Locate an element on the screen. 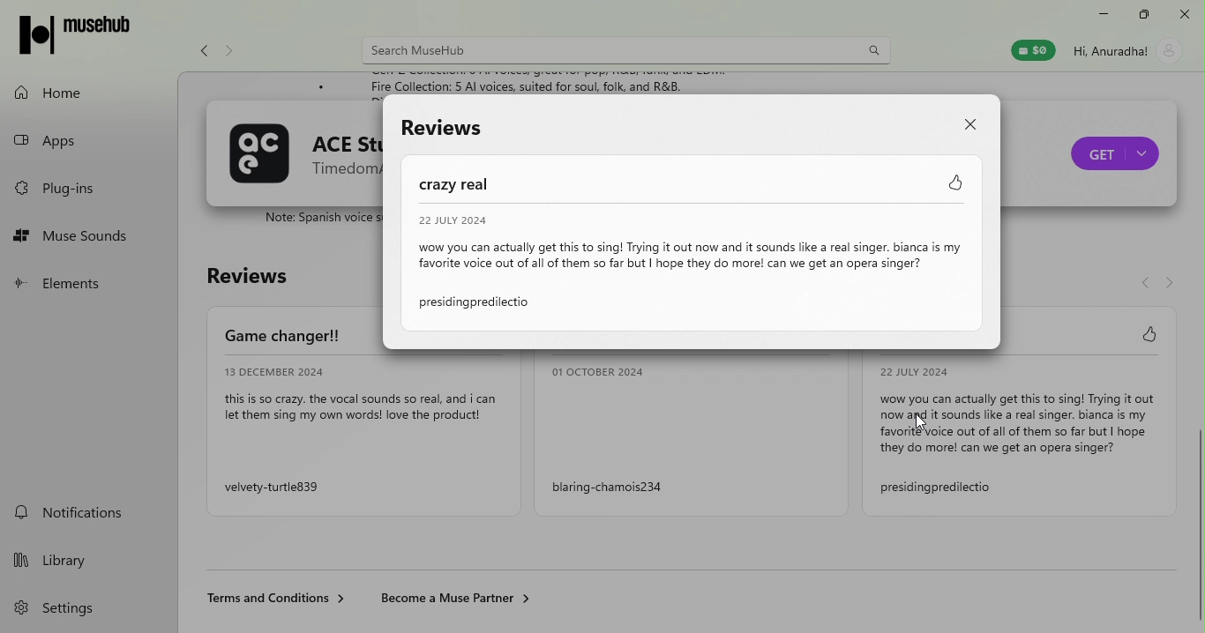  Navigate forward is located at coordinates (228, 47).